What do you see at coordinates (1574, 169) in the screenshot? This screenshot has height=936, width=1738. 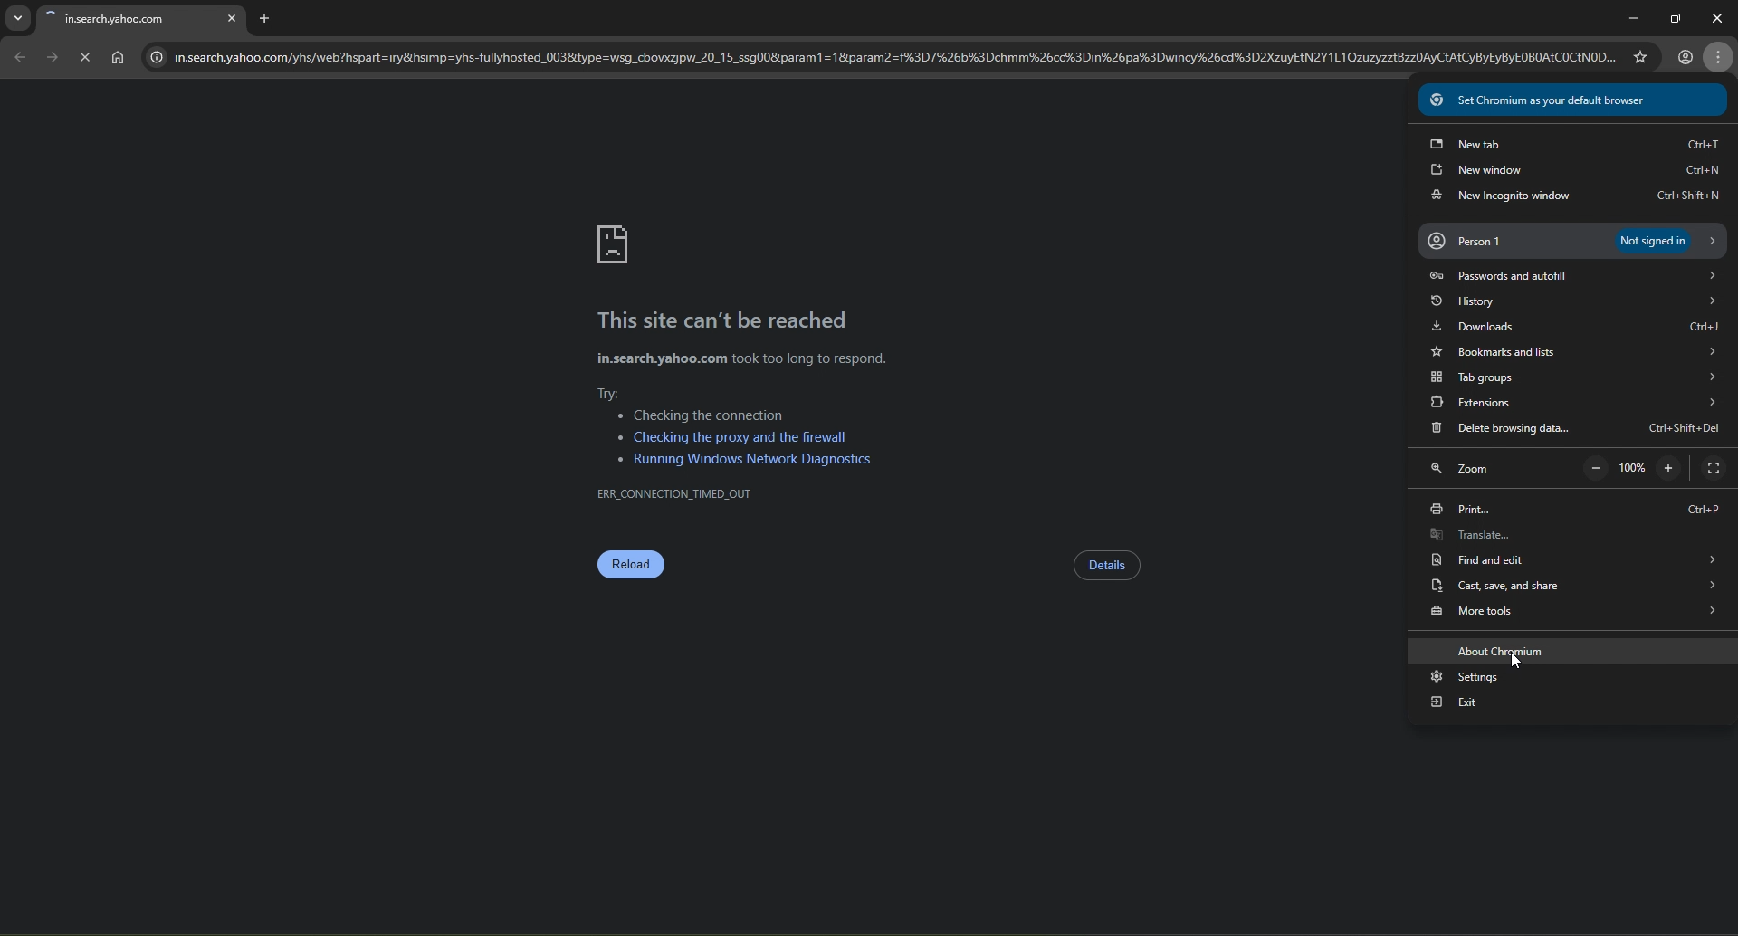 I see `new window` at bounding box center [1574, 169].